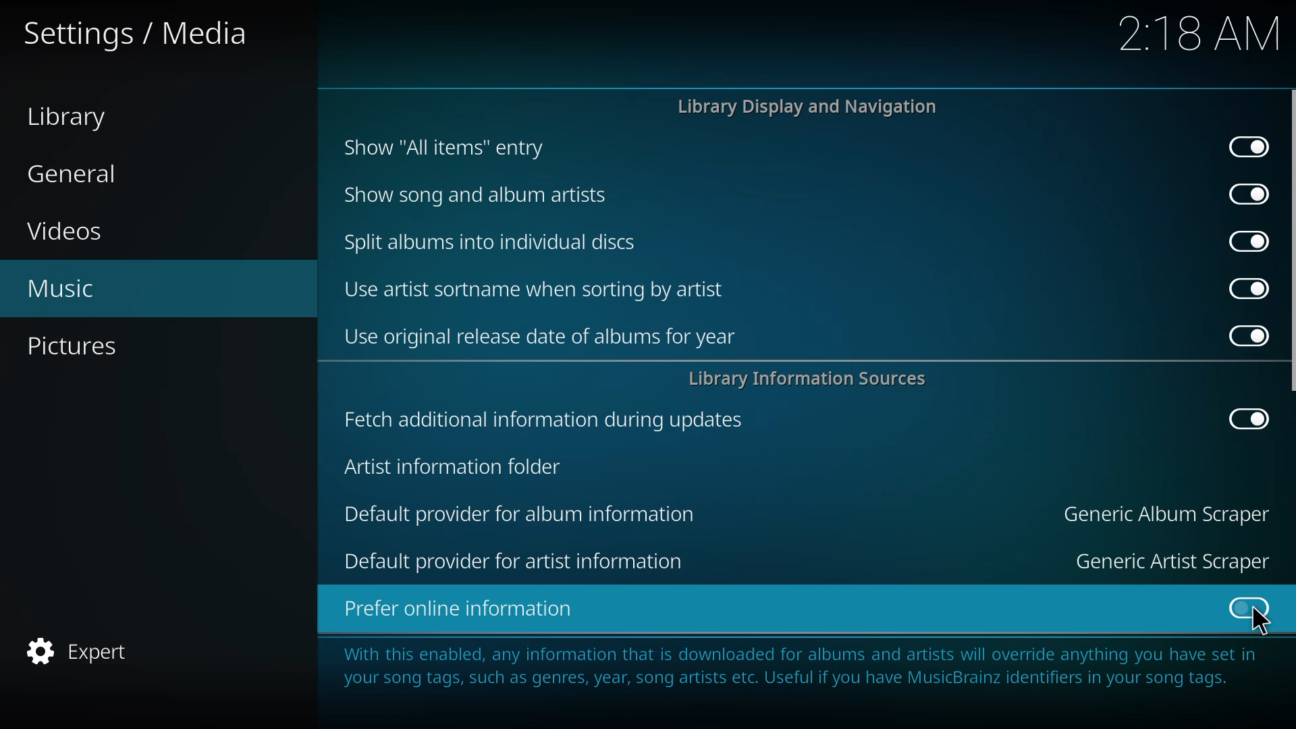 This screenshot has width=1296, height=729. Describe the element at coordinates (1293, 239) in the screenshot. I see `scroll bar` at that location.